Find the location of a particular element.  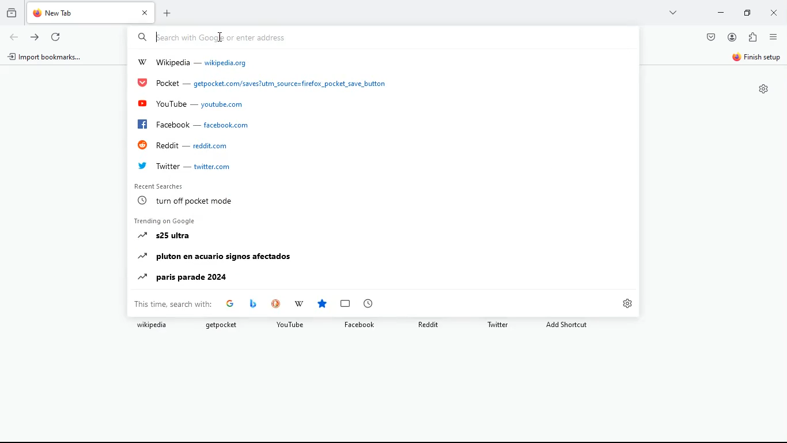

Google is located at coordinates (230, 303).